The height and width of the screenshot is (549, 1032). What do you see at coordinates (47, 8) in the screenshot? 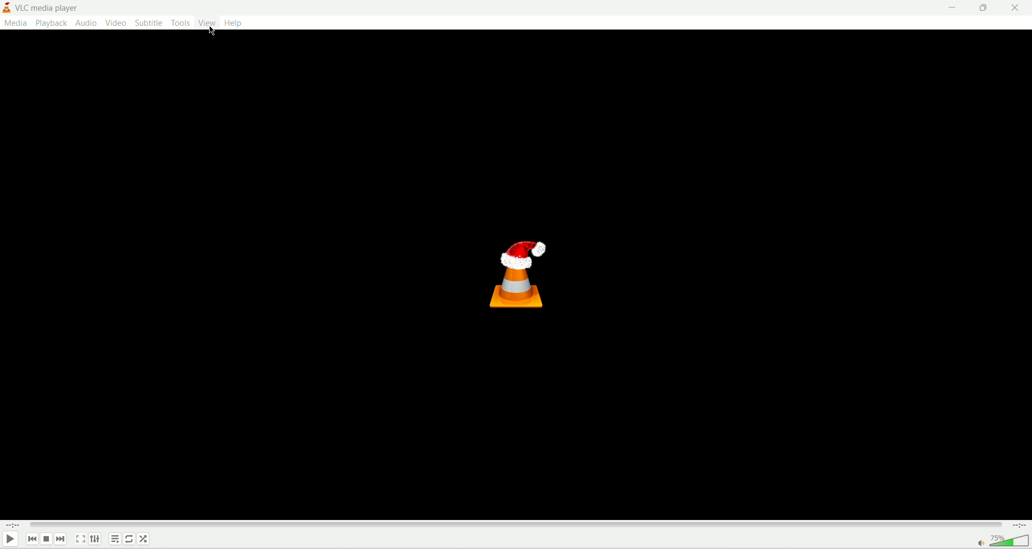
I see `vlc media player` at bounding box center [47, 8].